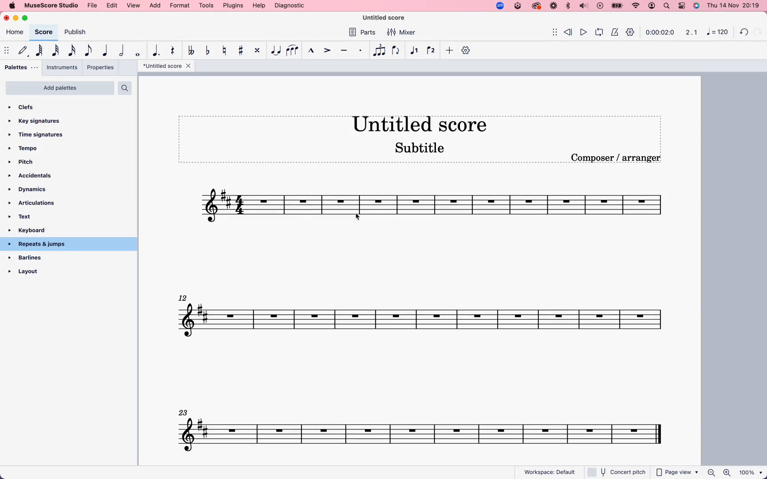  Describe the element at coordinates (599, 31) in the screenshot. I see `loop playback` at that location.